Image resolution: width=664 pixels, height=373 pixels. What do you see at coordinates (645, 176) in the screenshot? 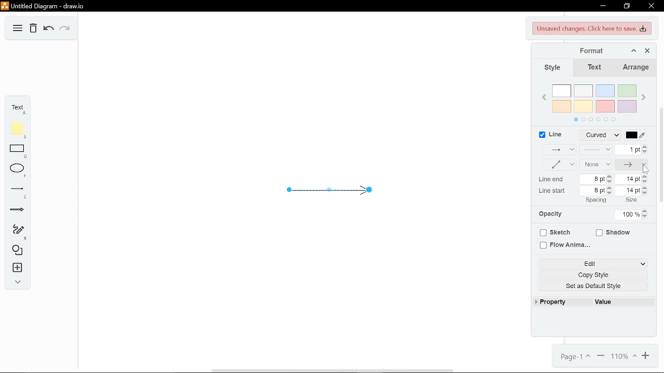
I see `Increase line end Size` at bounding box center [645, 176].